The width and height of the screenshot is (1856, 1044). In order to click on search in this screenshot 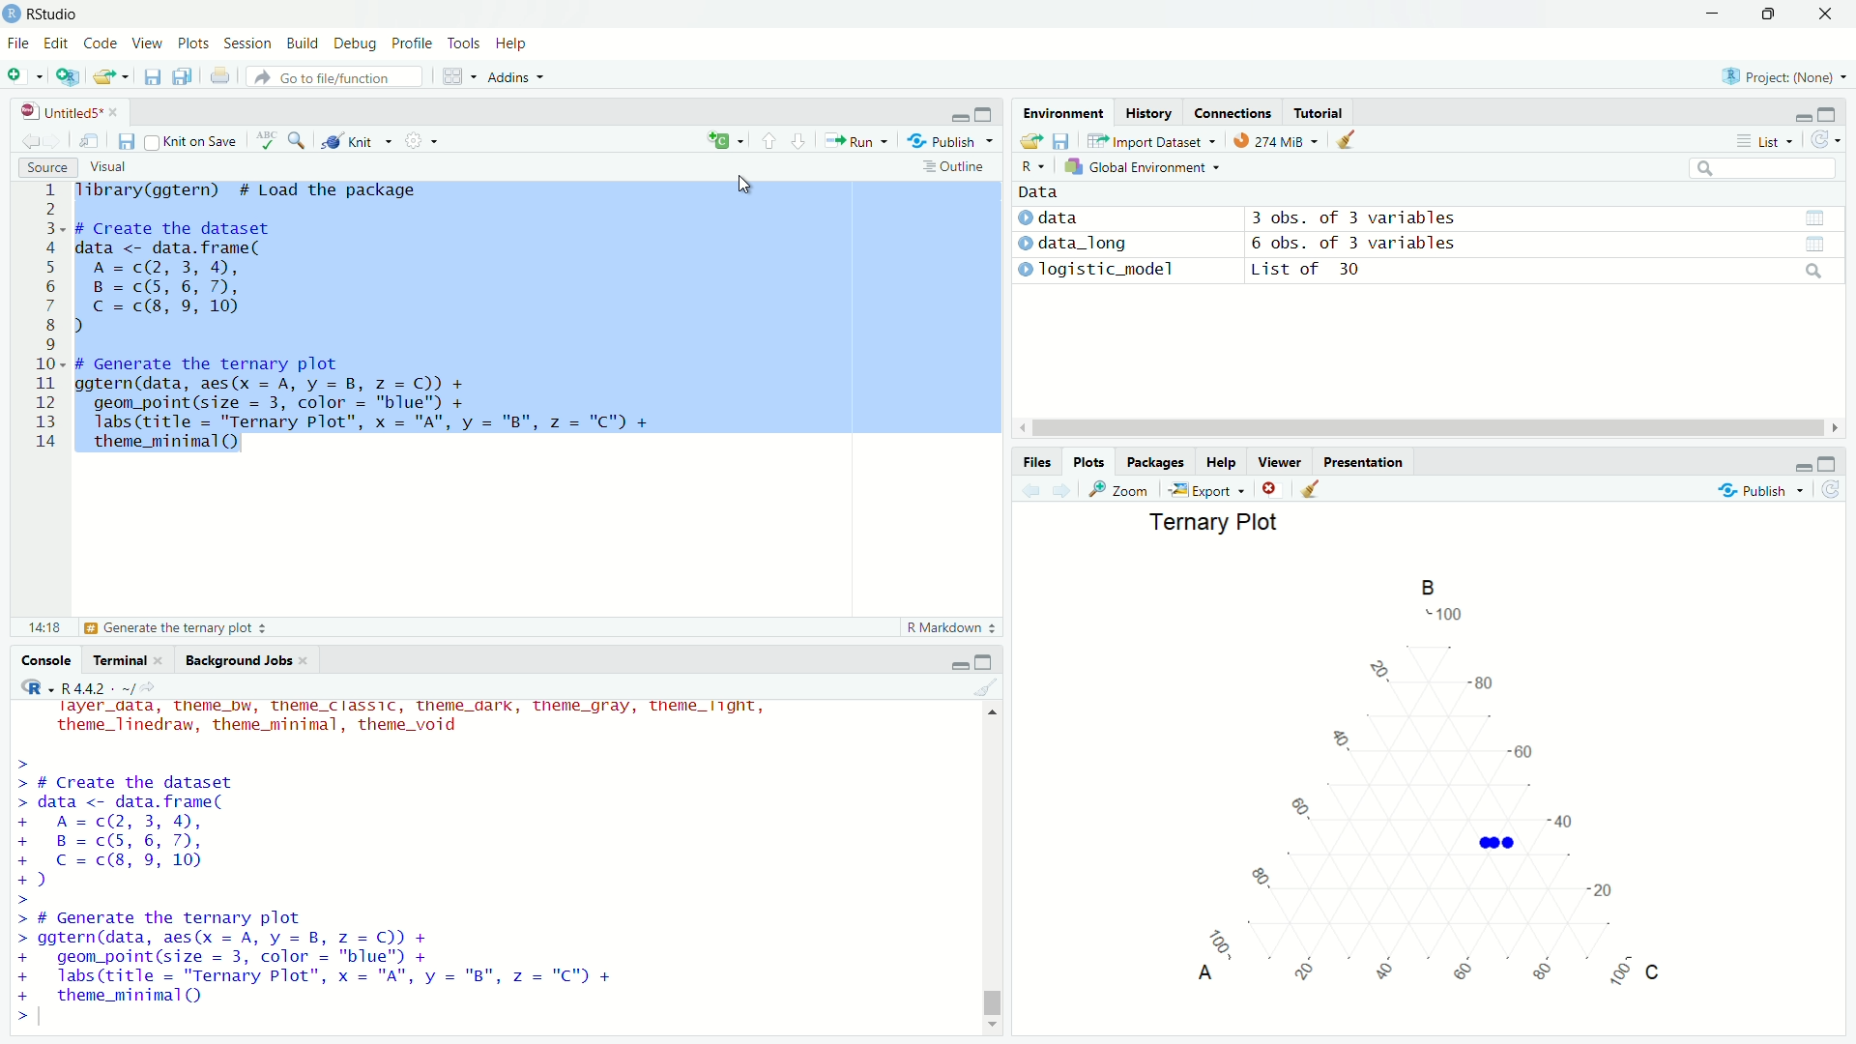, I will do `click(1760, 170)`.